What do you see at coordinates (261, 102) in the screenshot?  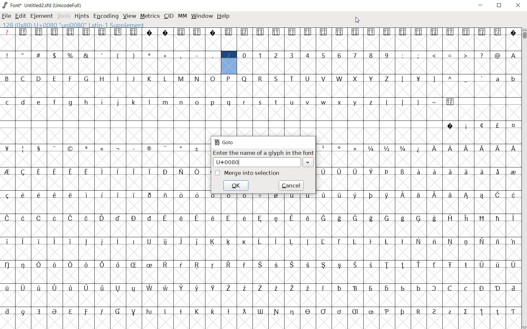 I see `glyph` at bounding box center [261, 102].